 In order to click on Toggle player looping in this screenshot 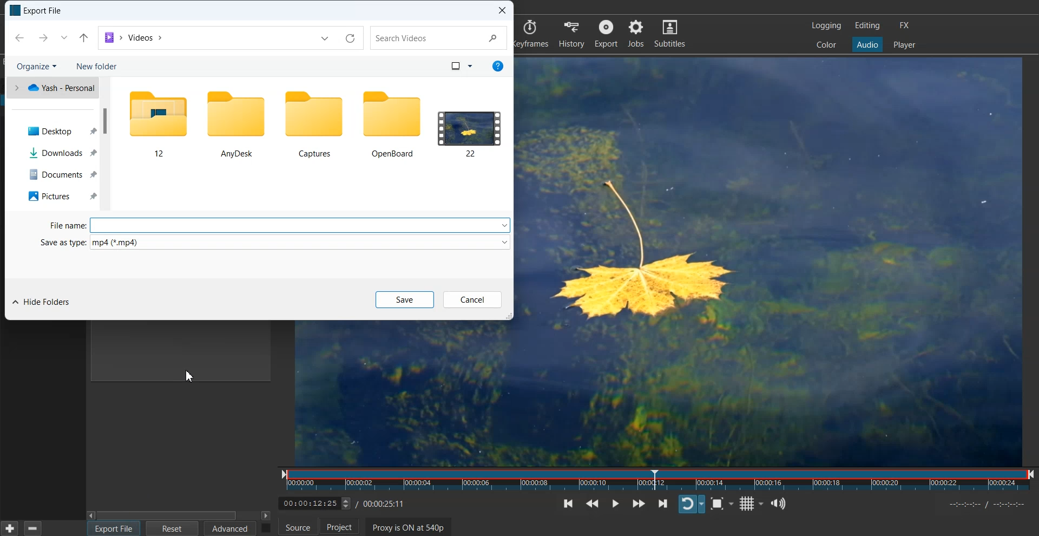, I will do `click(692, 503)`.